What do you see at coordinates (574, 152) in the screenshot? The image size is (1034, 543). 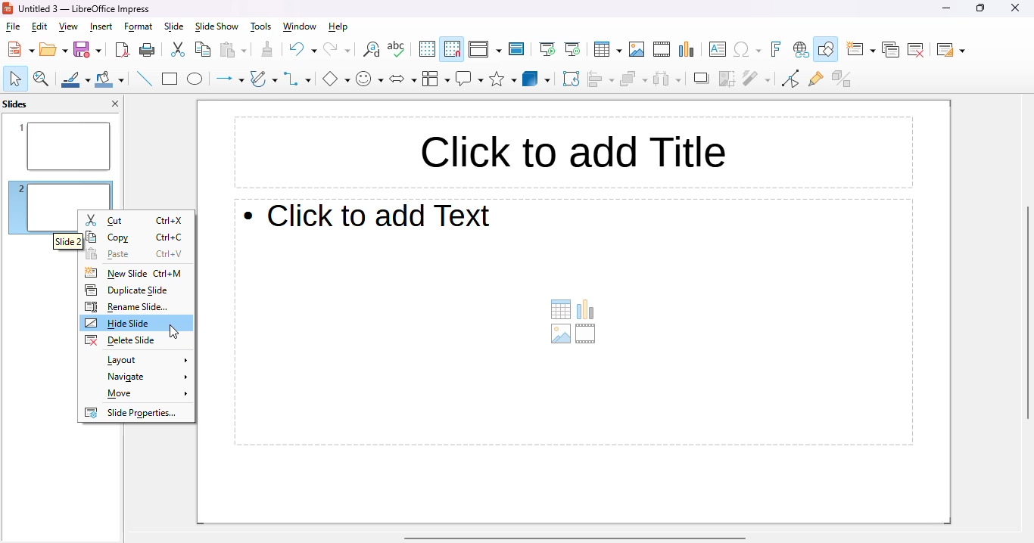 I see `click to add title` at bounding box center [574, 152].